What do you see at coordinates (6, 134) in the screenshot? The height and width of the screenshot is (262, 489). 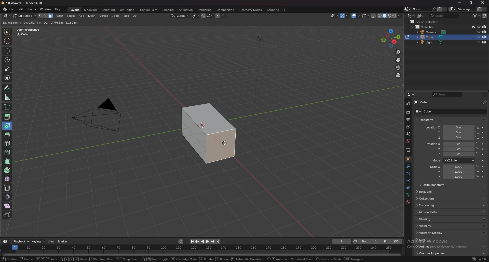 I see `bevel` at bounding box center [6, 134].